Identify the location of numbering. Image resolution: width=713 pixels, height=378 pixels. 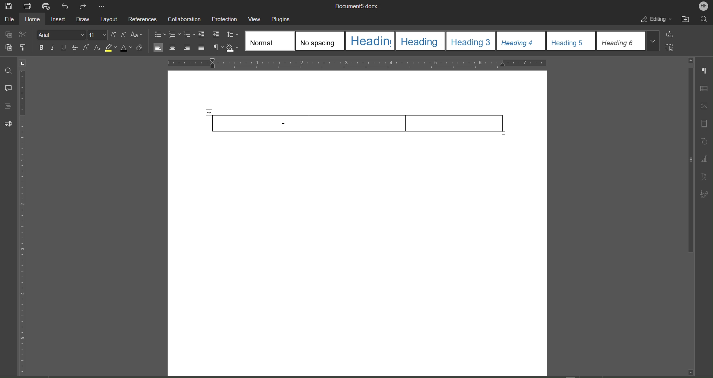
(175, 35).